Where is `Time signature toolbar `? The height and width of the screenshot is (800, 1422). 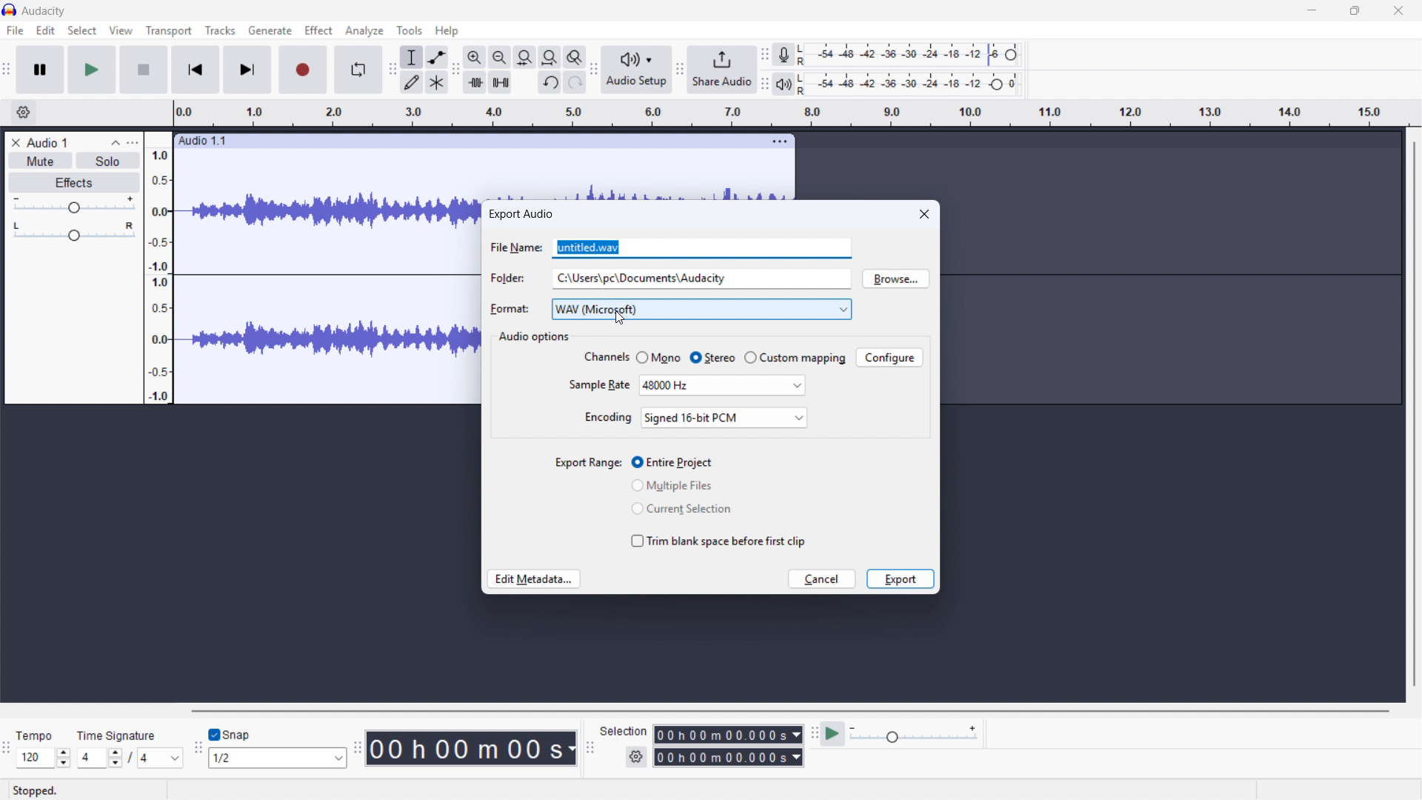
Time signature toolbar  is located at coordinates (7, 750).